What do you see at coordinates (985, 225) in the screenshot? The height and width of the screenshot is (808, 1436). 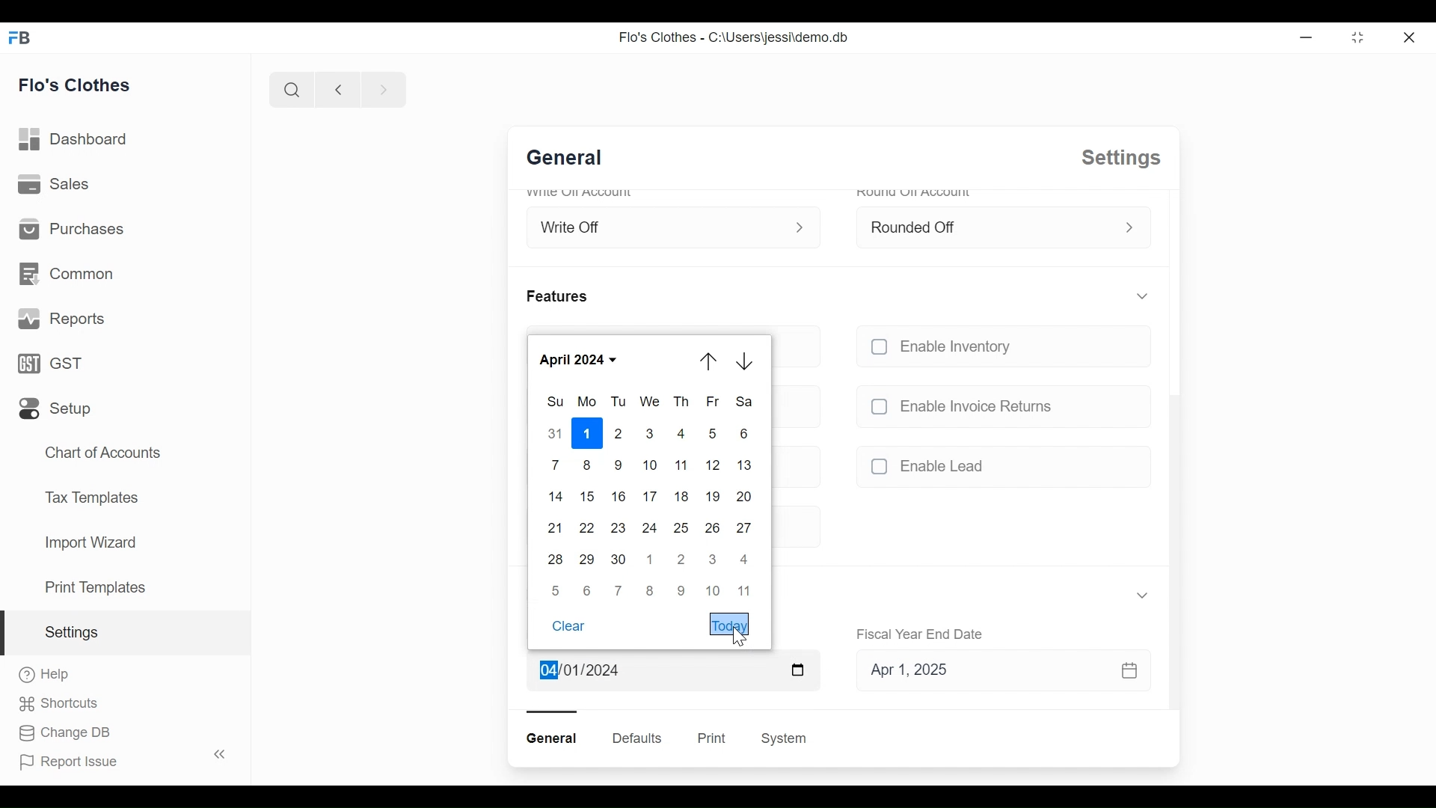 I see `Rounded Off` at bounding box center [985, 225].